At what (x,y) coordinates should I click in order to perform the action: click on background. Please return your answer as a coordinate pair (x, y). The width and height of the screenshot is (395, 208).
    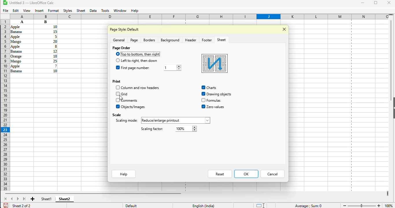
    Looking at the image, I should click on (170, 40).